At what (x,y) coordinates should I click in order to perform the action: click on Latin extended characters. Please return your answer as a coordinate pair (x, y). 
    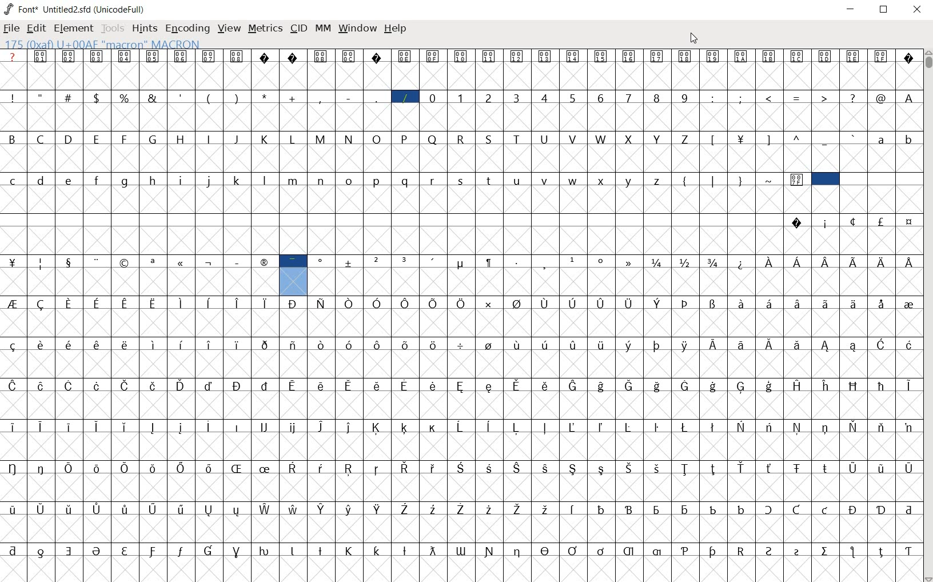
    Looking at the image, I should click on (237, 357).